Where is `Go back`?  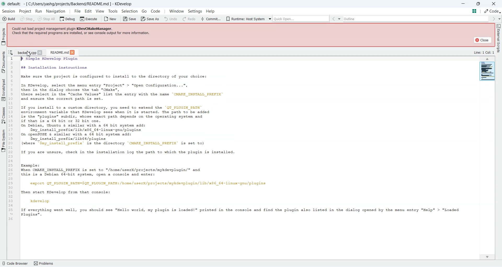 Go back is located at coordinates (256, 19).